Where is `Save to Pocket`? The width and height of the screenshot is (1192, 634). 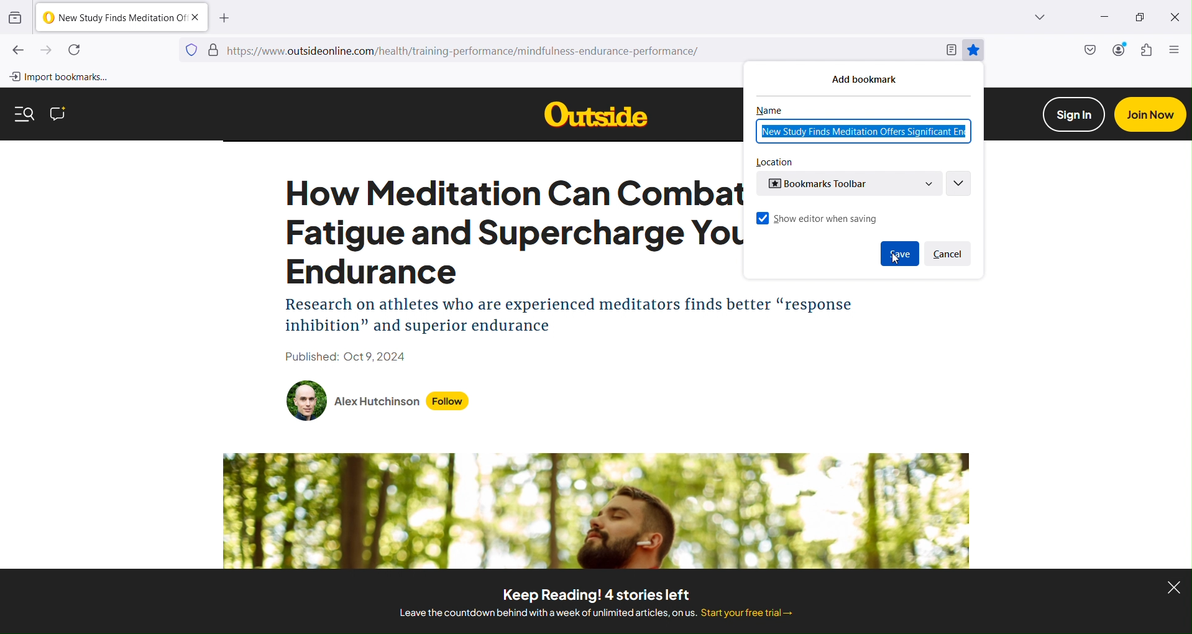 Save to Pocket is located at coordinates (1088, 51).